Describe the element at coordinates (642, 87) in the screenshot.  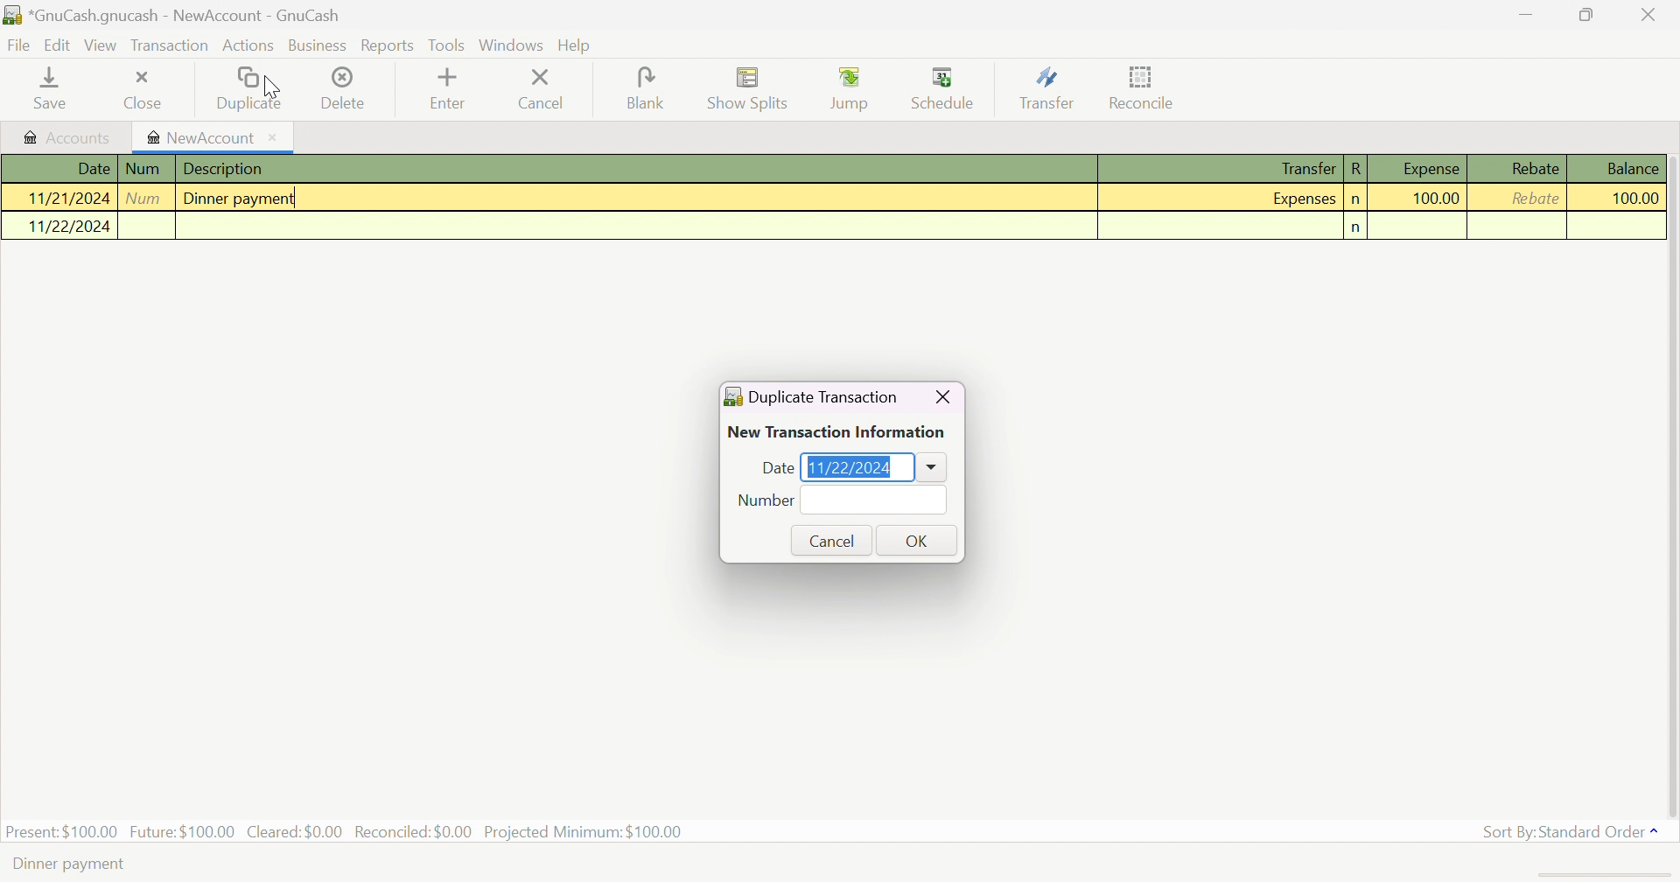
I see `Blank` at that location.